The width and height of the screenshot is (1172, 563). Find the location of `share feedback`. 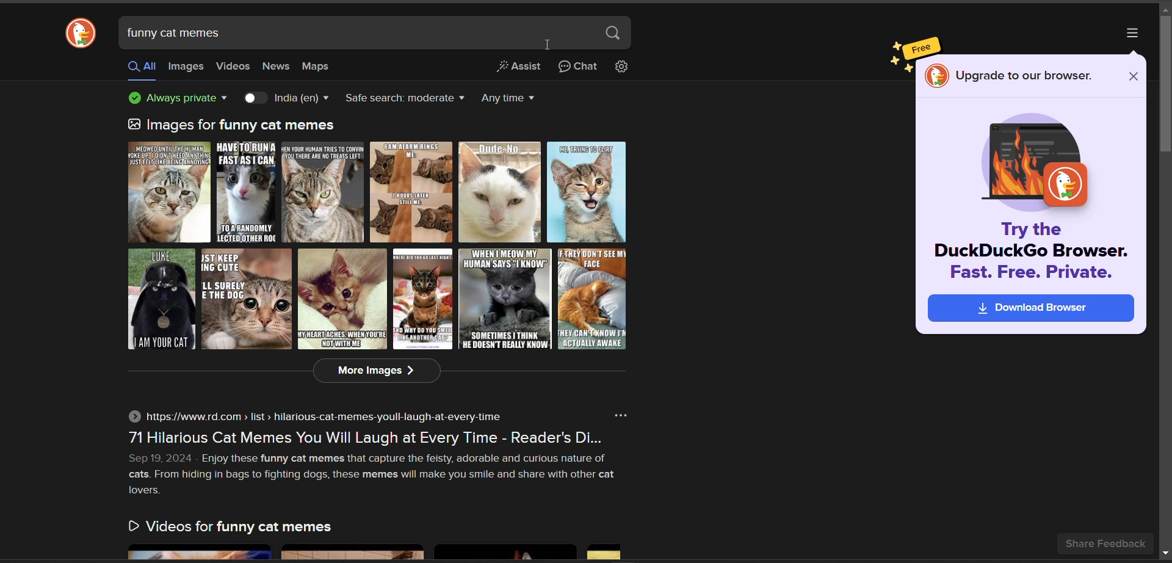

share feedback is located at coordinates (1105, 543).